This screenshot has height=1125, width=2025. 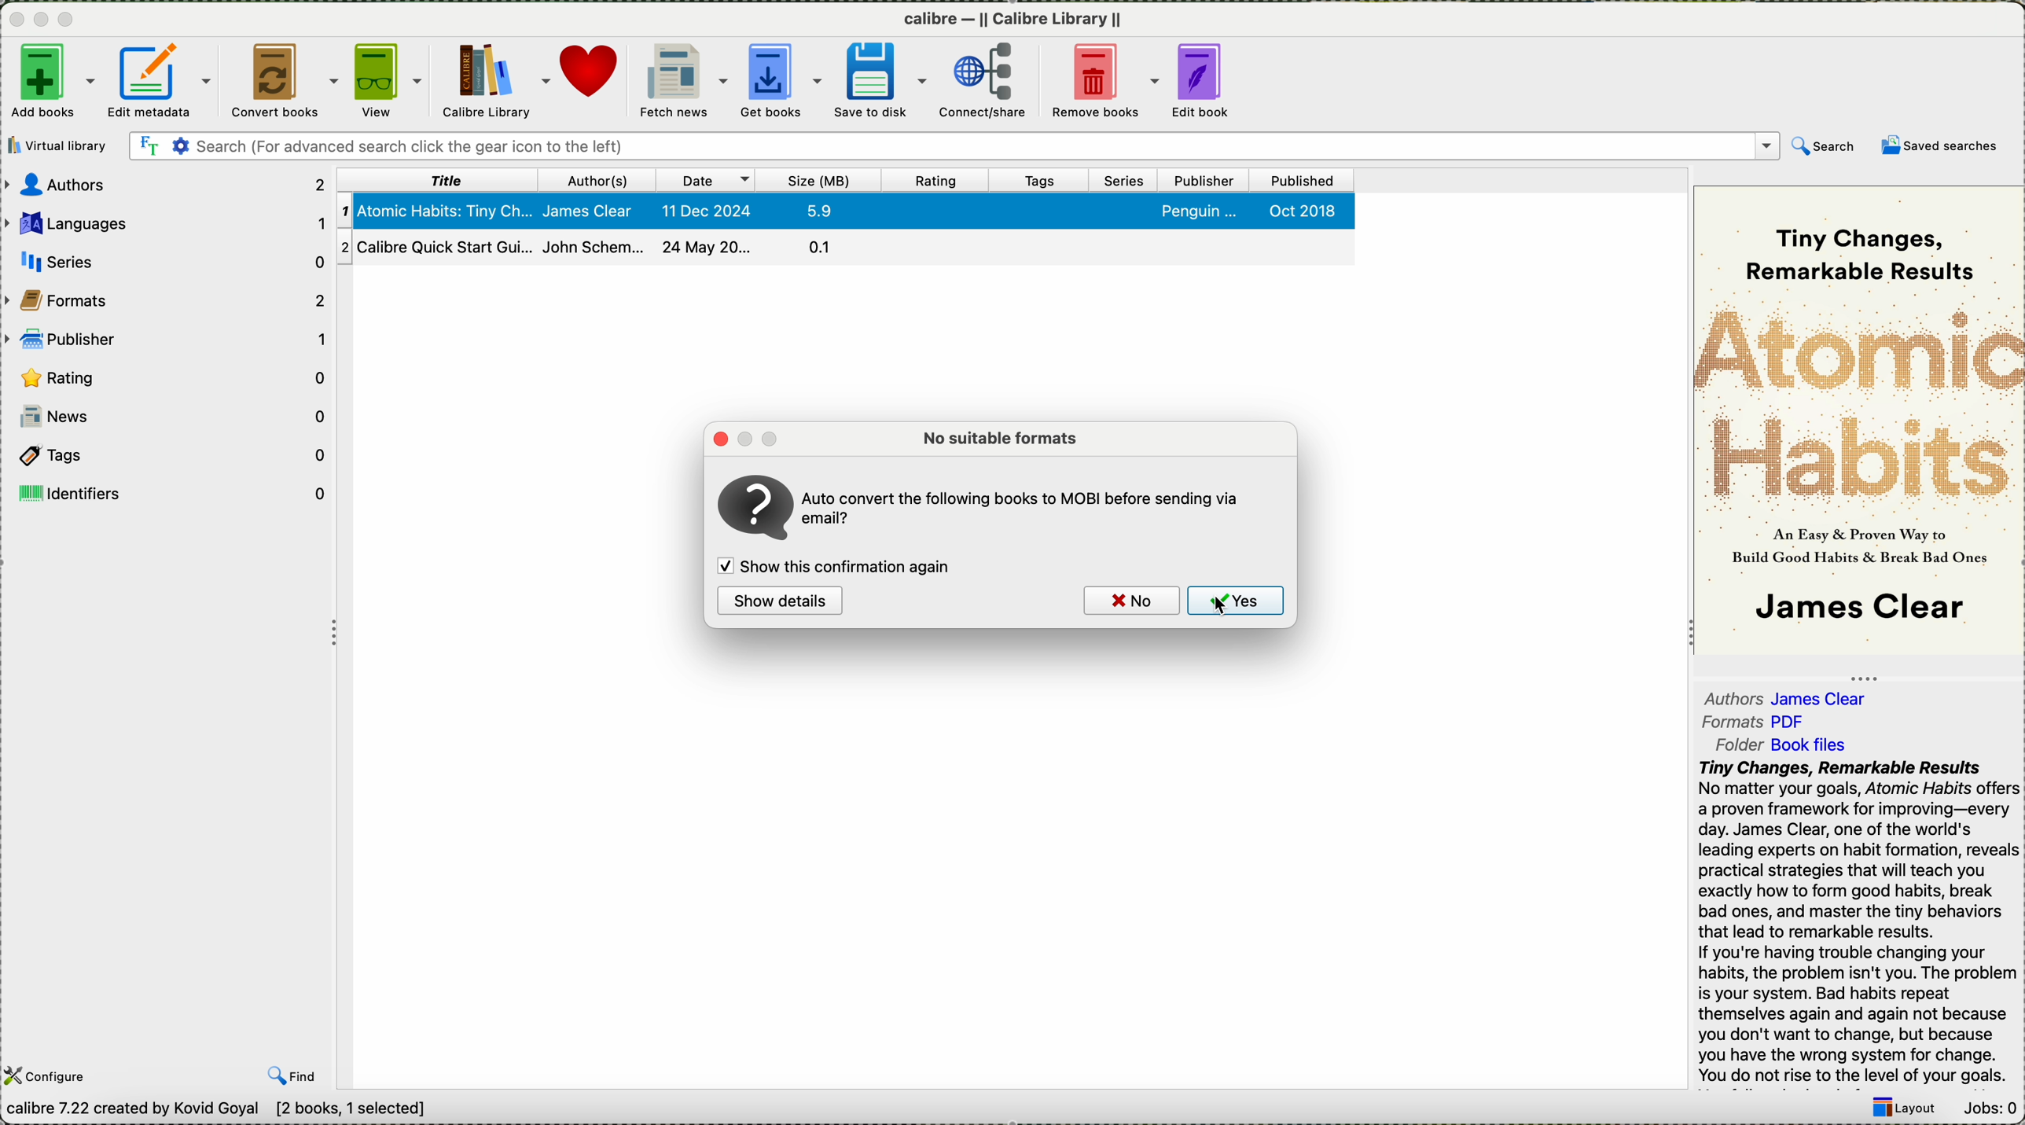 What do you see at coordinates (1237, 602) in the screenshot?
I see `click on yes` at bounding box center [1237, 602].